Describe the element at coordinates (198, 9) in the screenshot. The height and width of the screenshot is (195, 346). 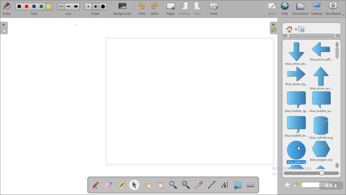
I see `next` at that location.